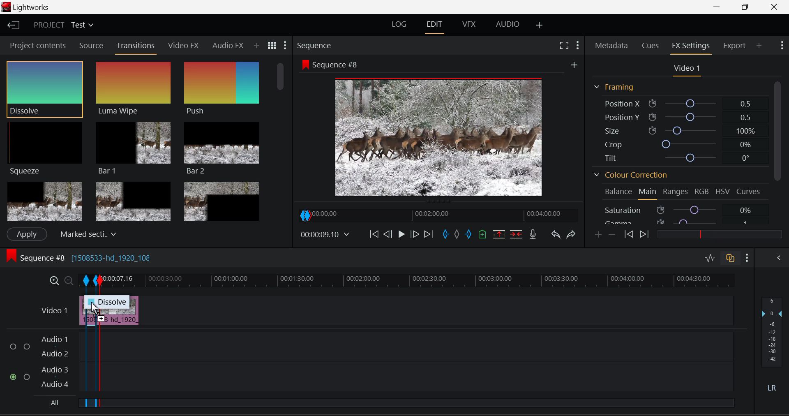  What do you see at coordinates (55, 354) in the screenshot?
I see `Audio 2` at bounding box center [55, 354].